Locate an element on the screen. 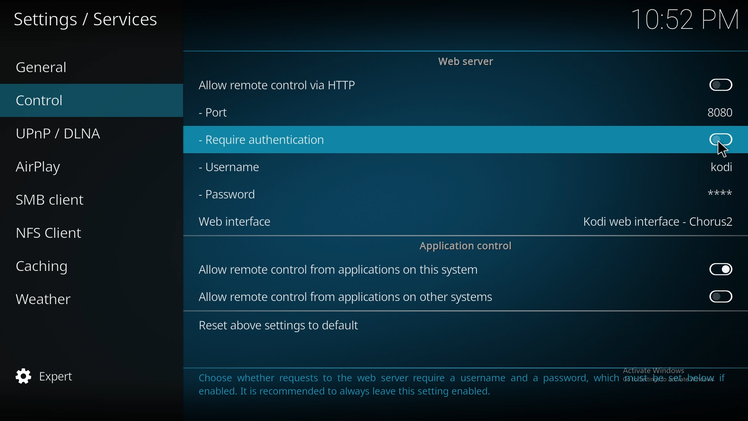 This screenshot has height=421, width=748. username is located at coordinates (724, 168).